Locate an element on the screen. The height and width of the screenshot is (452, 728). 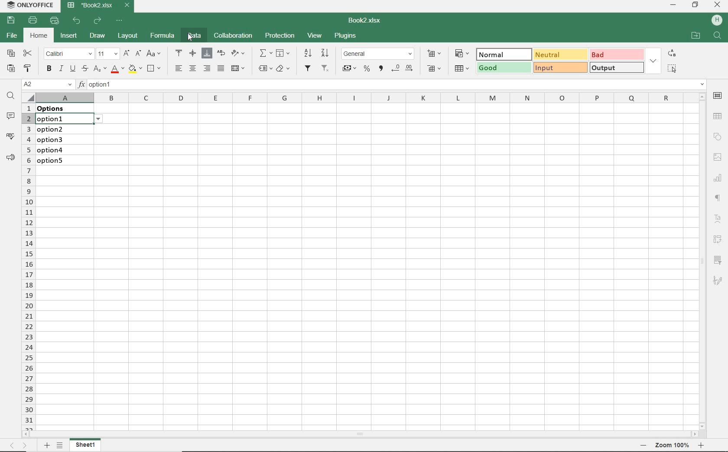
FILTER is located at coordinates (309, 68).